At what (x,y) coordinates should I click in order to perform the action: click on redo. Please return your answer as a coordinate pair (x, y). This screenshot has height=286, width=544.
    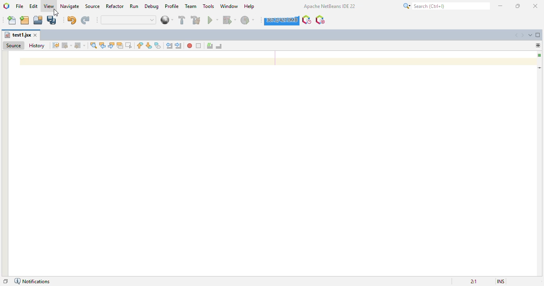
    Looking at the image, I should click on (86, 20).